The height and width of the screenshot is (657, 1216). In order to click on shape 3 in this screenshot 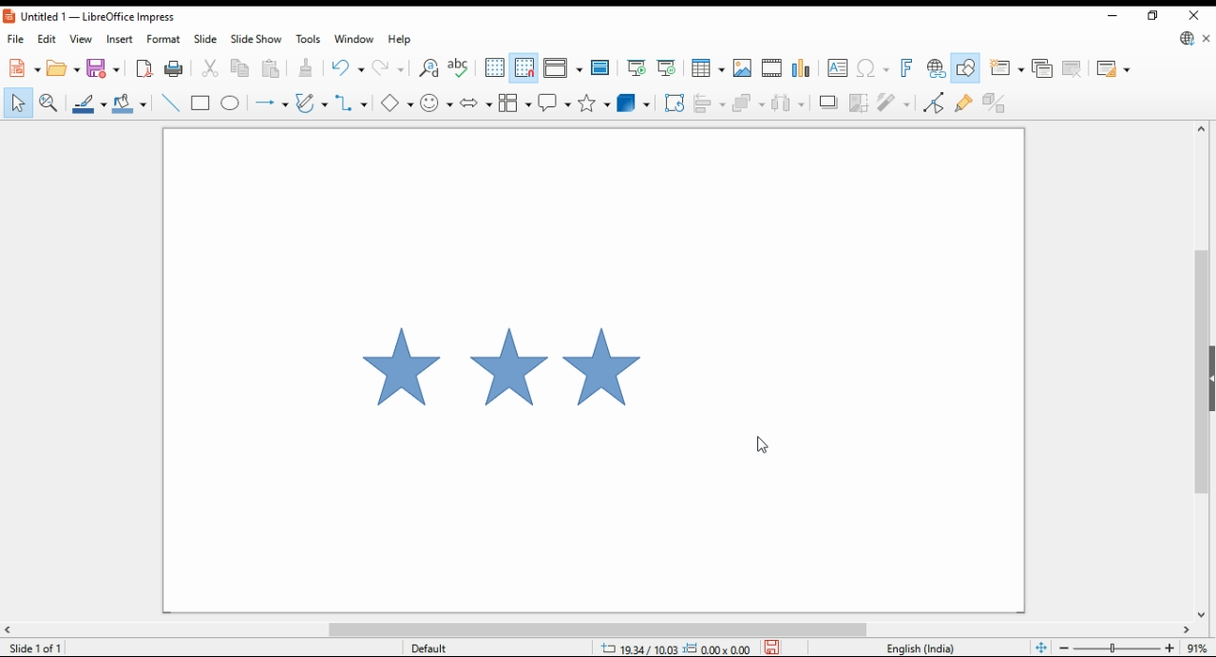, I will do `click(603, 373)`.